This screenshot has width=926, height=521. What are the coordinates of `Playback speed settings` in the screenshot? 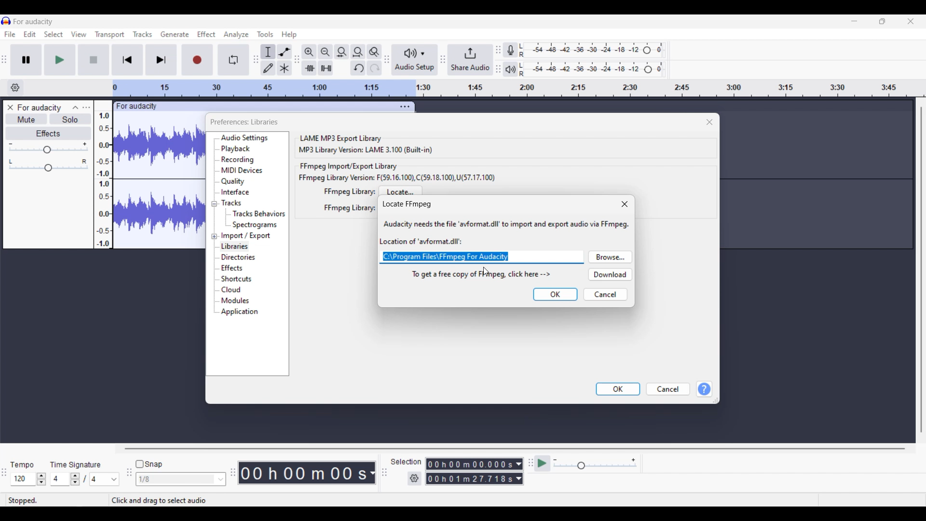 It's located at (596, 463).